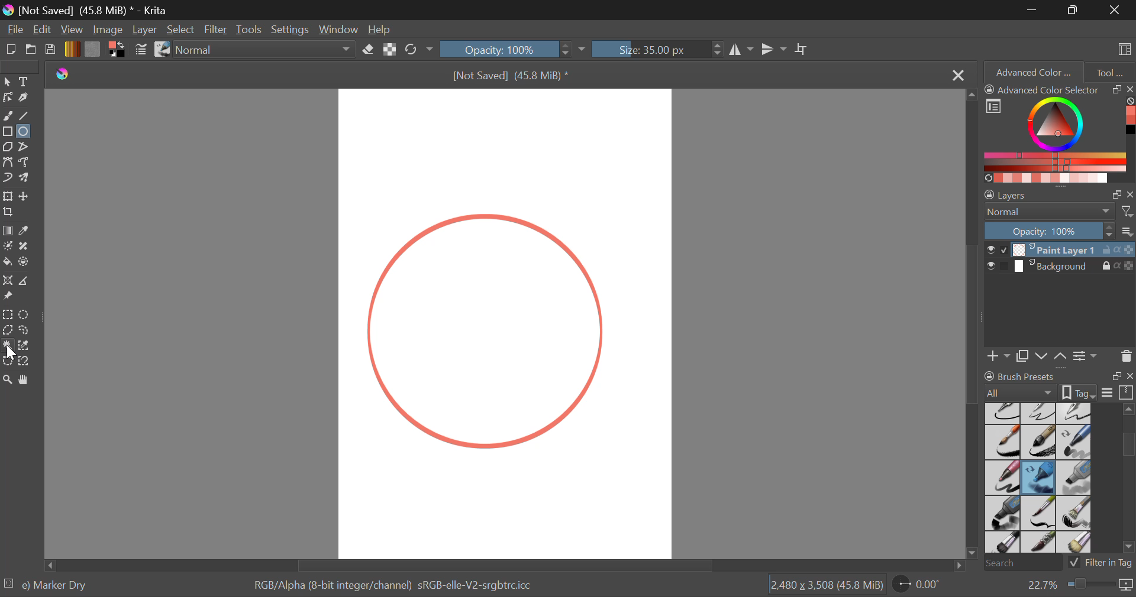 Image resolution: width=1136 pixels, height=597 pixels. What do you see at coordinates (505, 49) in the screenshot?
I see `Opacity 100%` at bounding box center [505, 49].